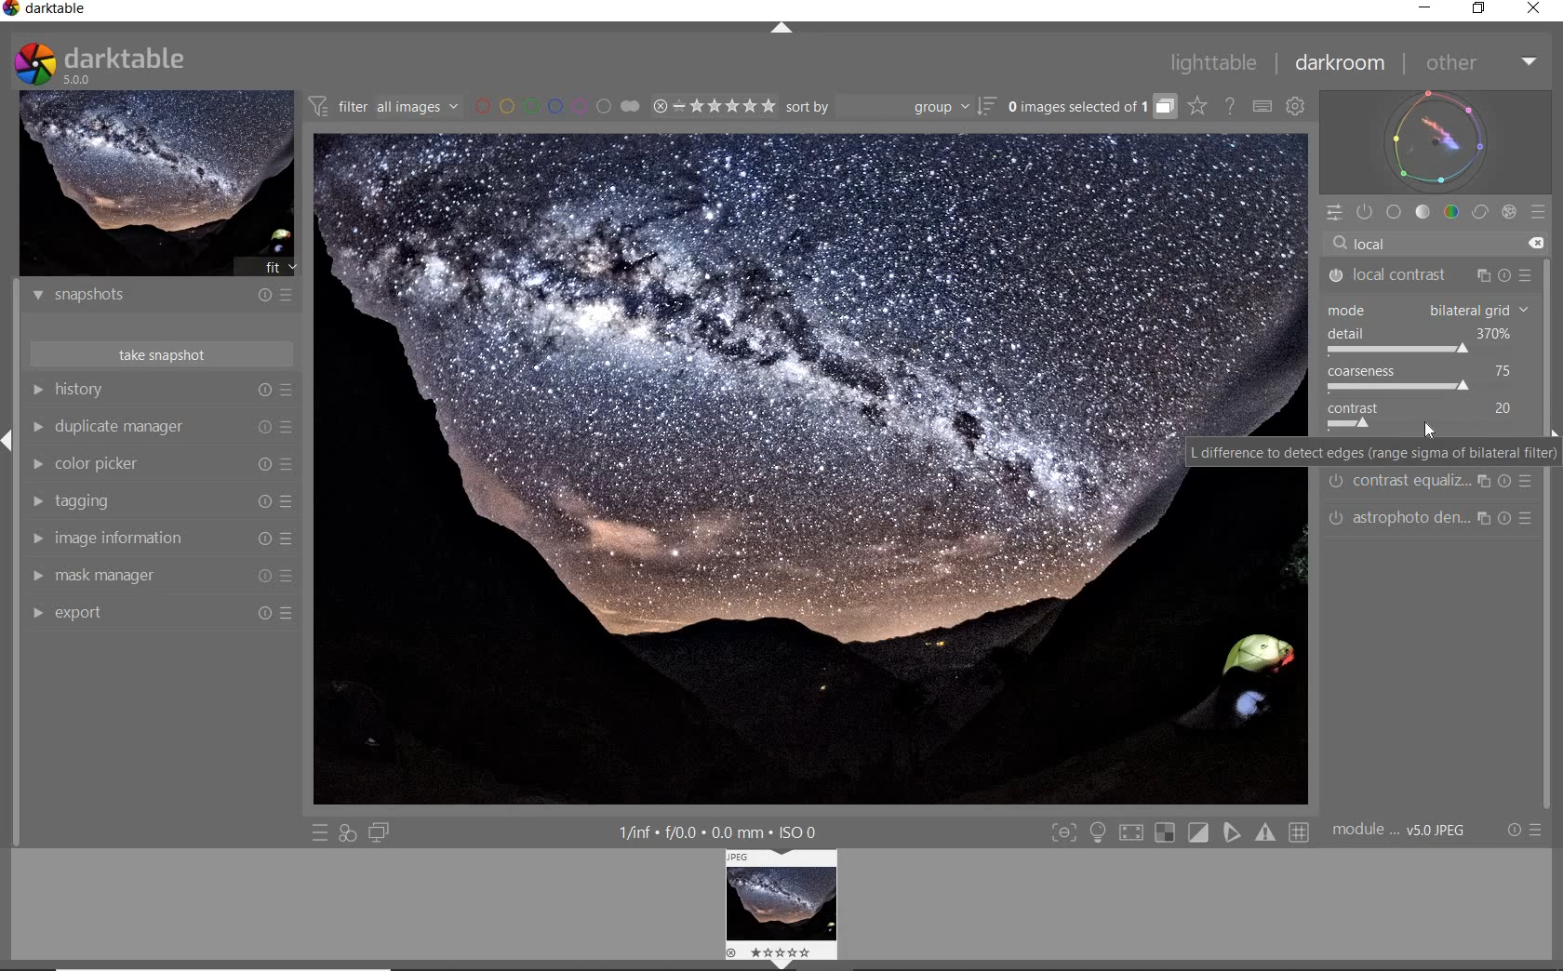 The width and height of the screenshot is (1563, 971). Describe the element at coordinates (1218, 63) in the screenshot. I see `LIGHTTABLE` at that location.